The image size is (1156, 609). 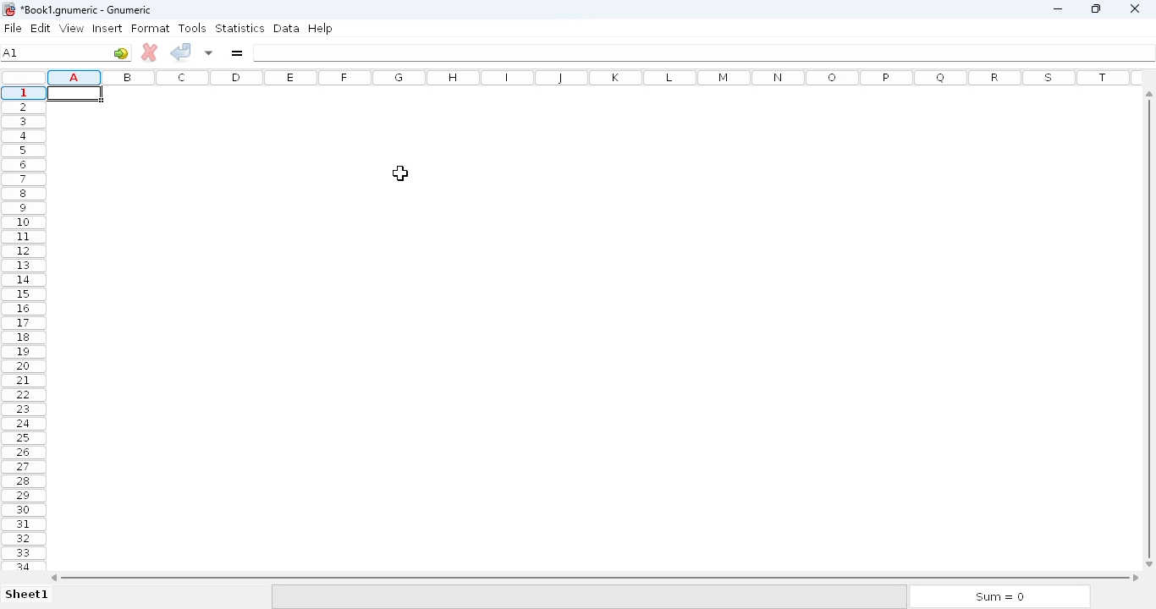 I want to click on help, so click(x=320, y=28).